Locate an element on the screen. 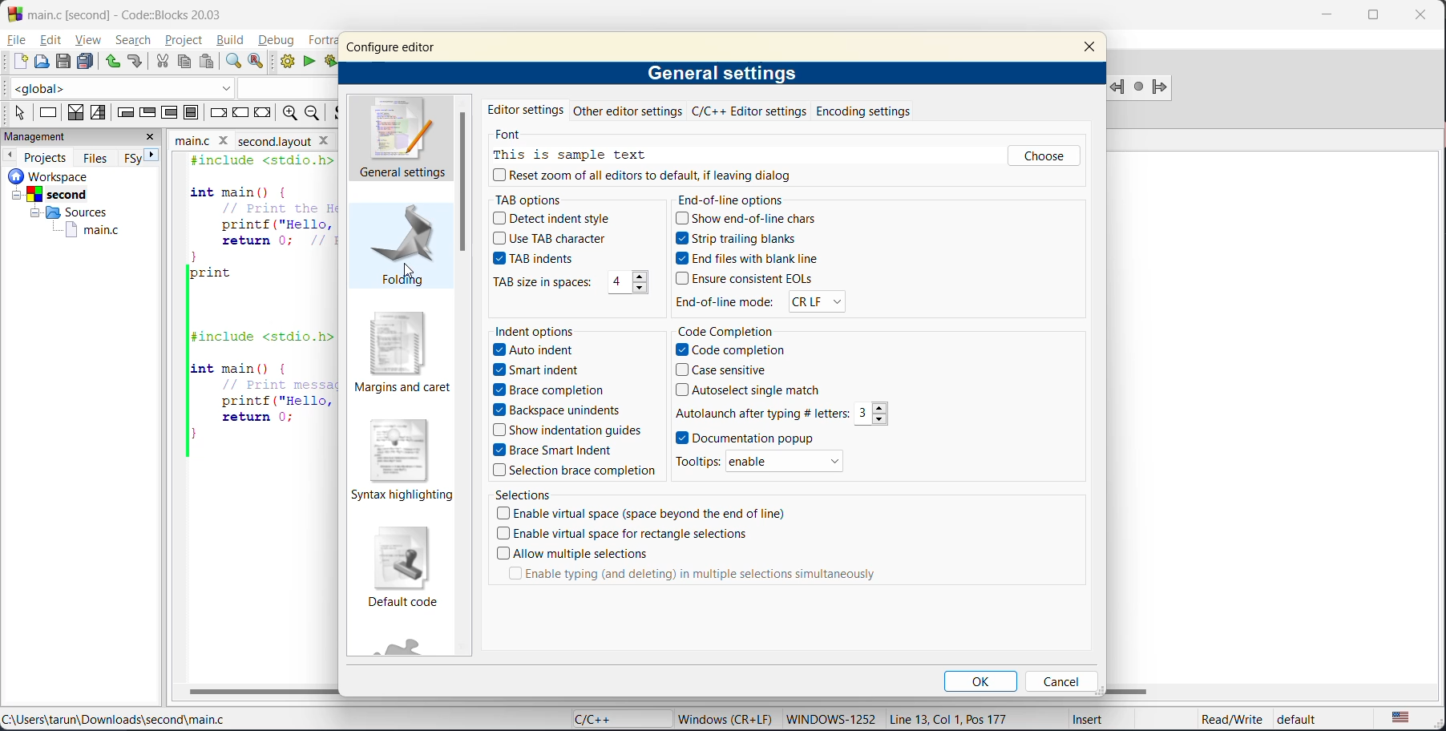 This screenshot has height=731, width=1446. debug is located at coordinates (277, 41).